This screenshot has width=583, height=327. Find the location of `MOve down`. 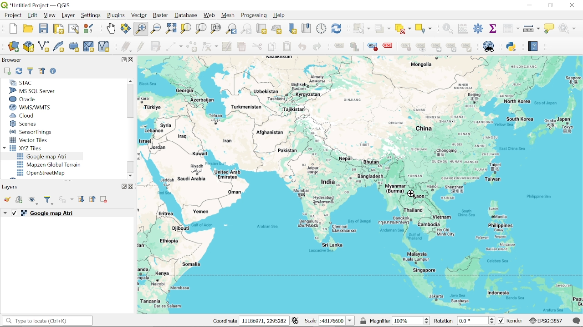

MOve down is located at coordinates (131, 174).